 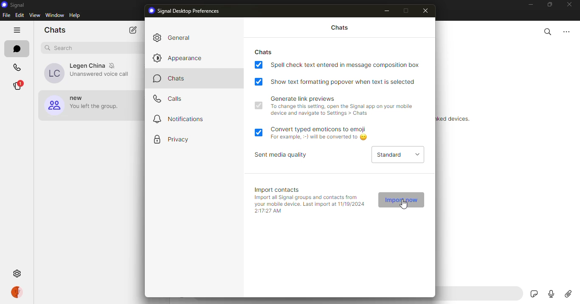 I want to click on hide tabs, so click(x=16, y=29).